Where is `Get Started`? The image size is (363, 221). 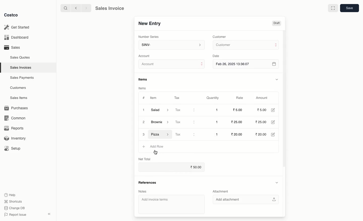 Get Started is located at coordinates (17, 27).